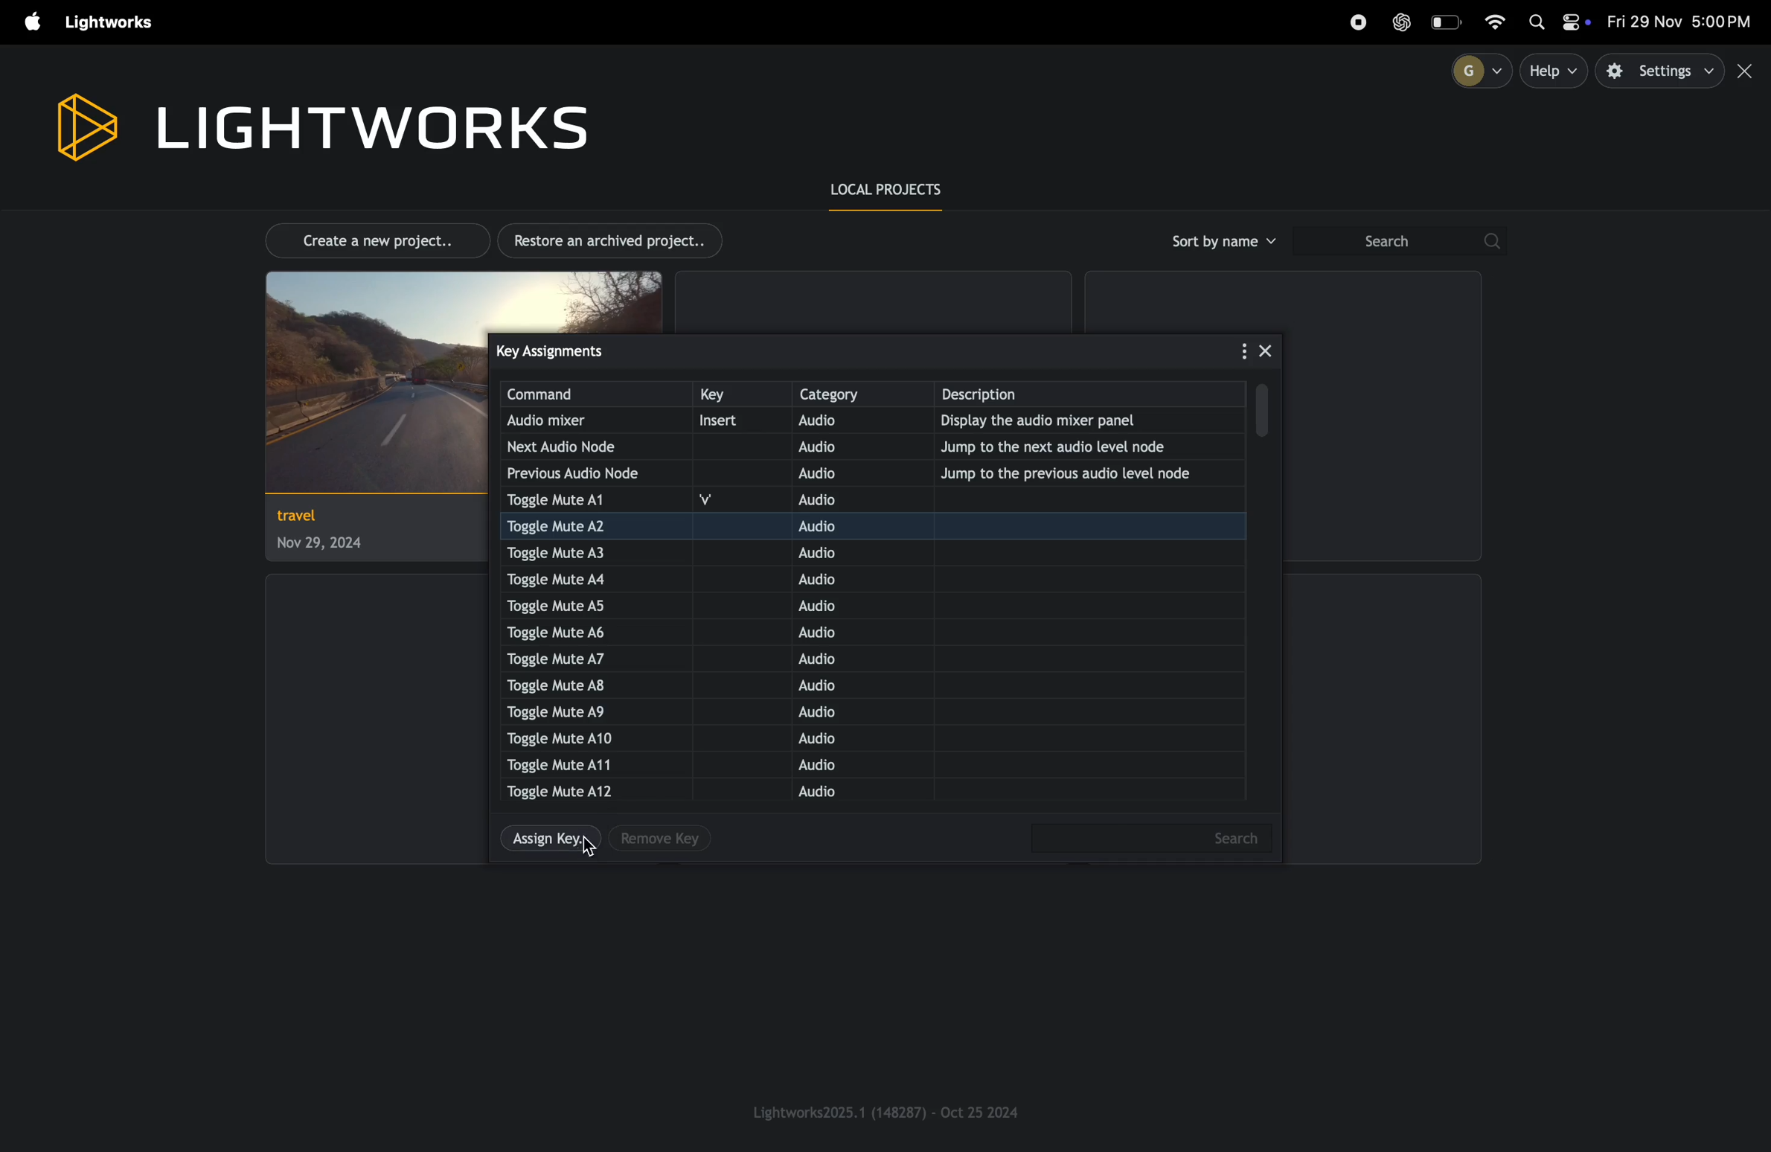 This screenshot has height=1152, width=1771. Describe the element at coordinates (836, 553) in the screenshot. I see `audio` at that location.